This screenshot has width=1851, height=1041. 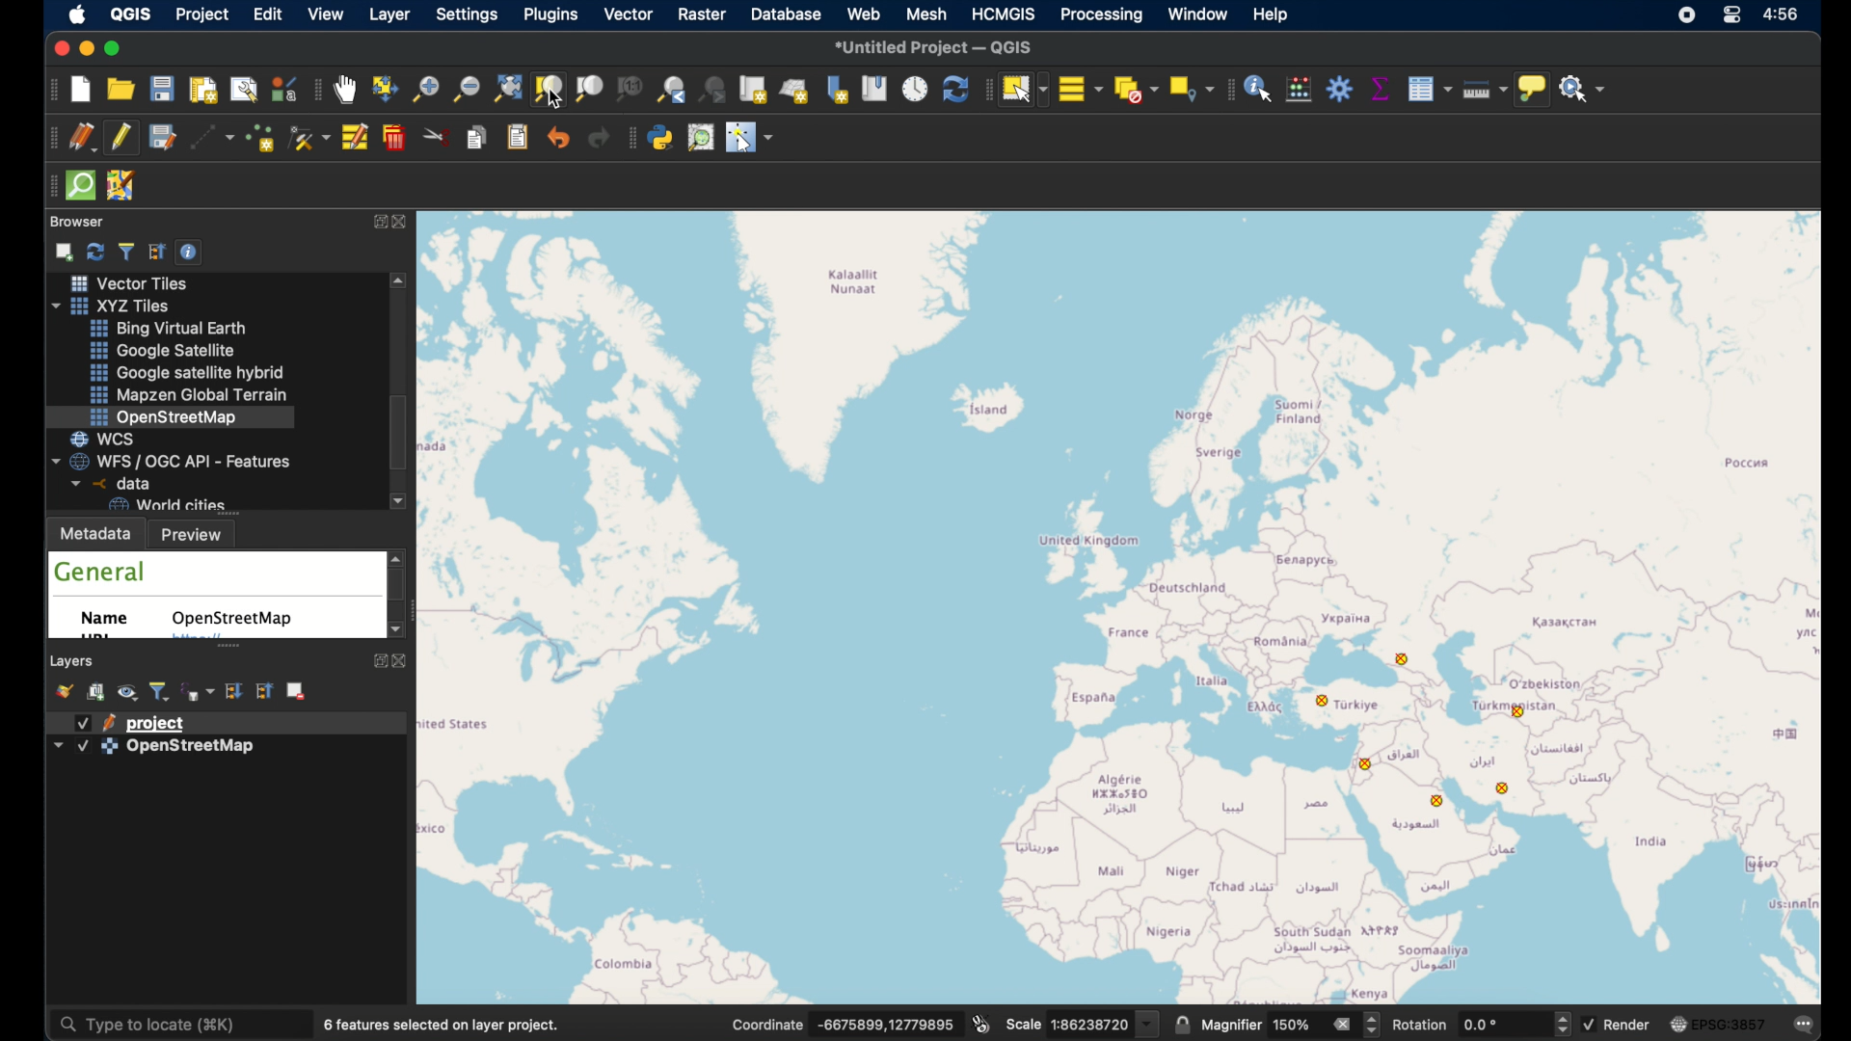 What do you see at coordinates (159, 722) in the screenshot?
I see `project layer` at bounding box center [159, 722].